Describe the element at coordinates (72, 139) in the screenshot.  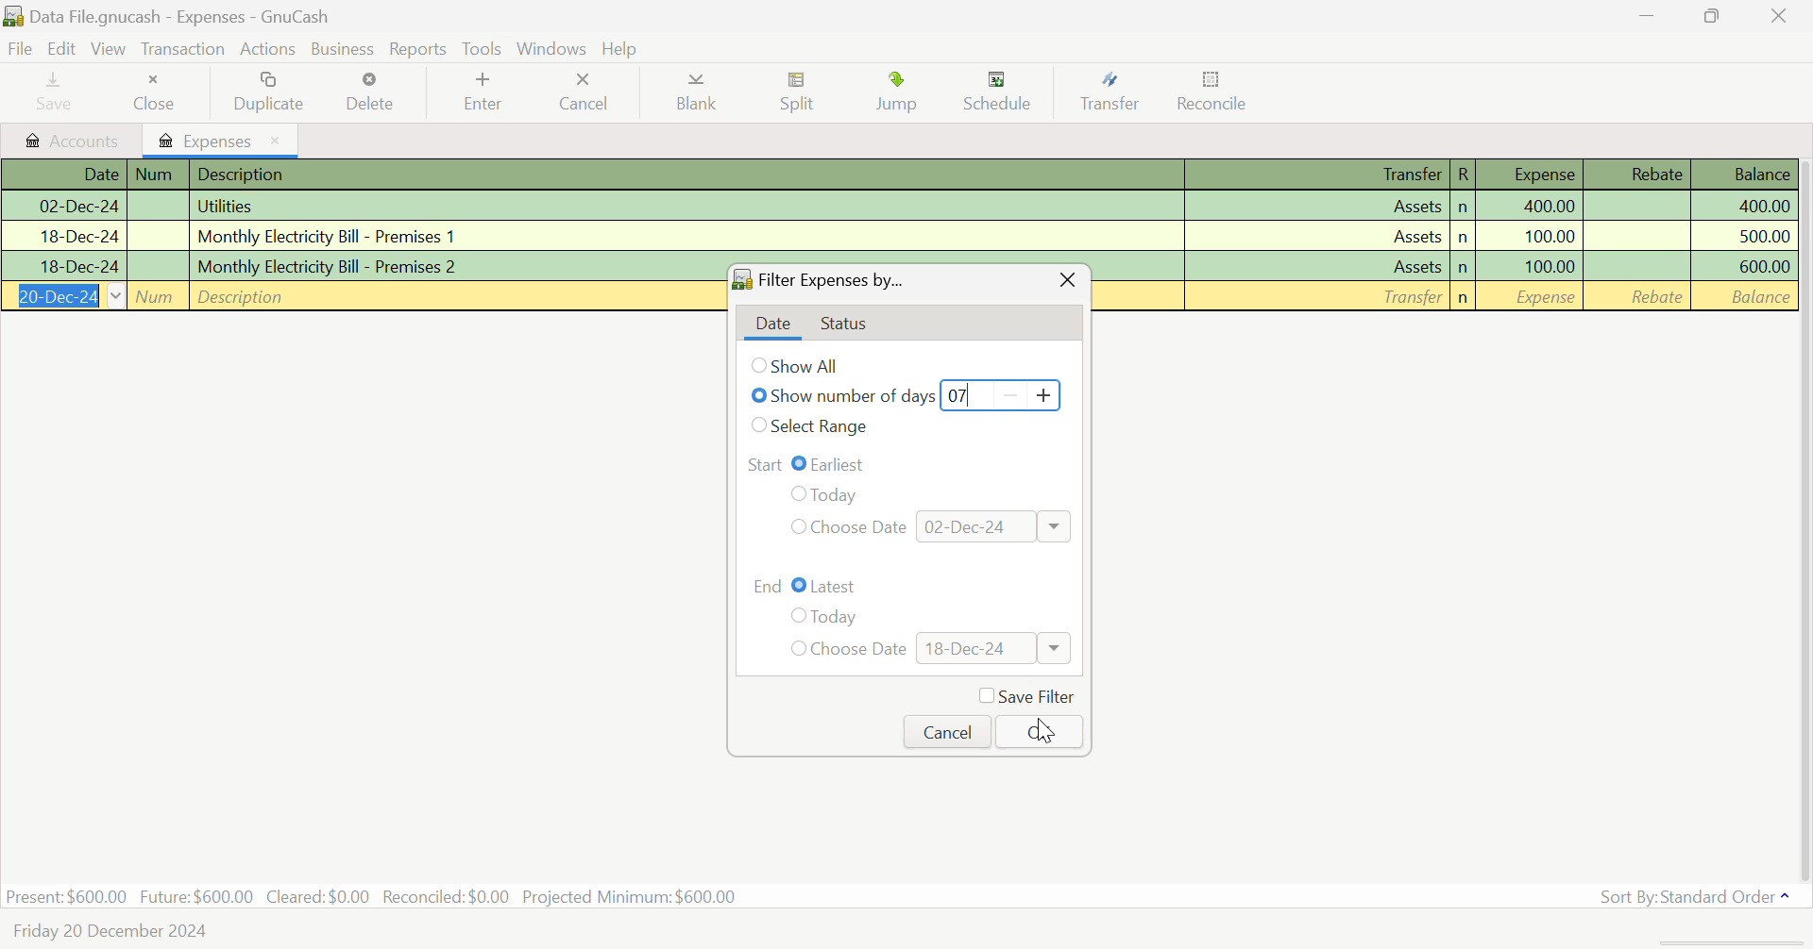
I see `Accounts tab` at that location.